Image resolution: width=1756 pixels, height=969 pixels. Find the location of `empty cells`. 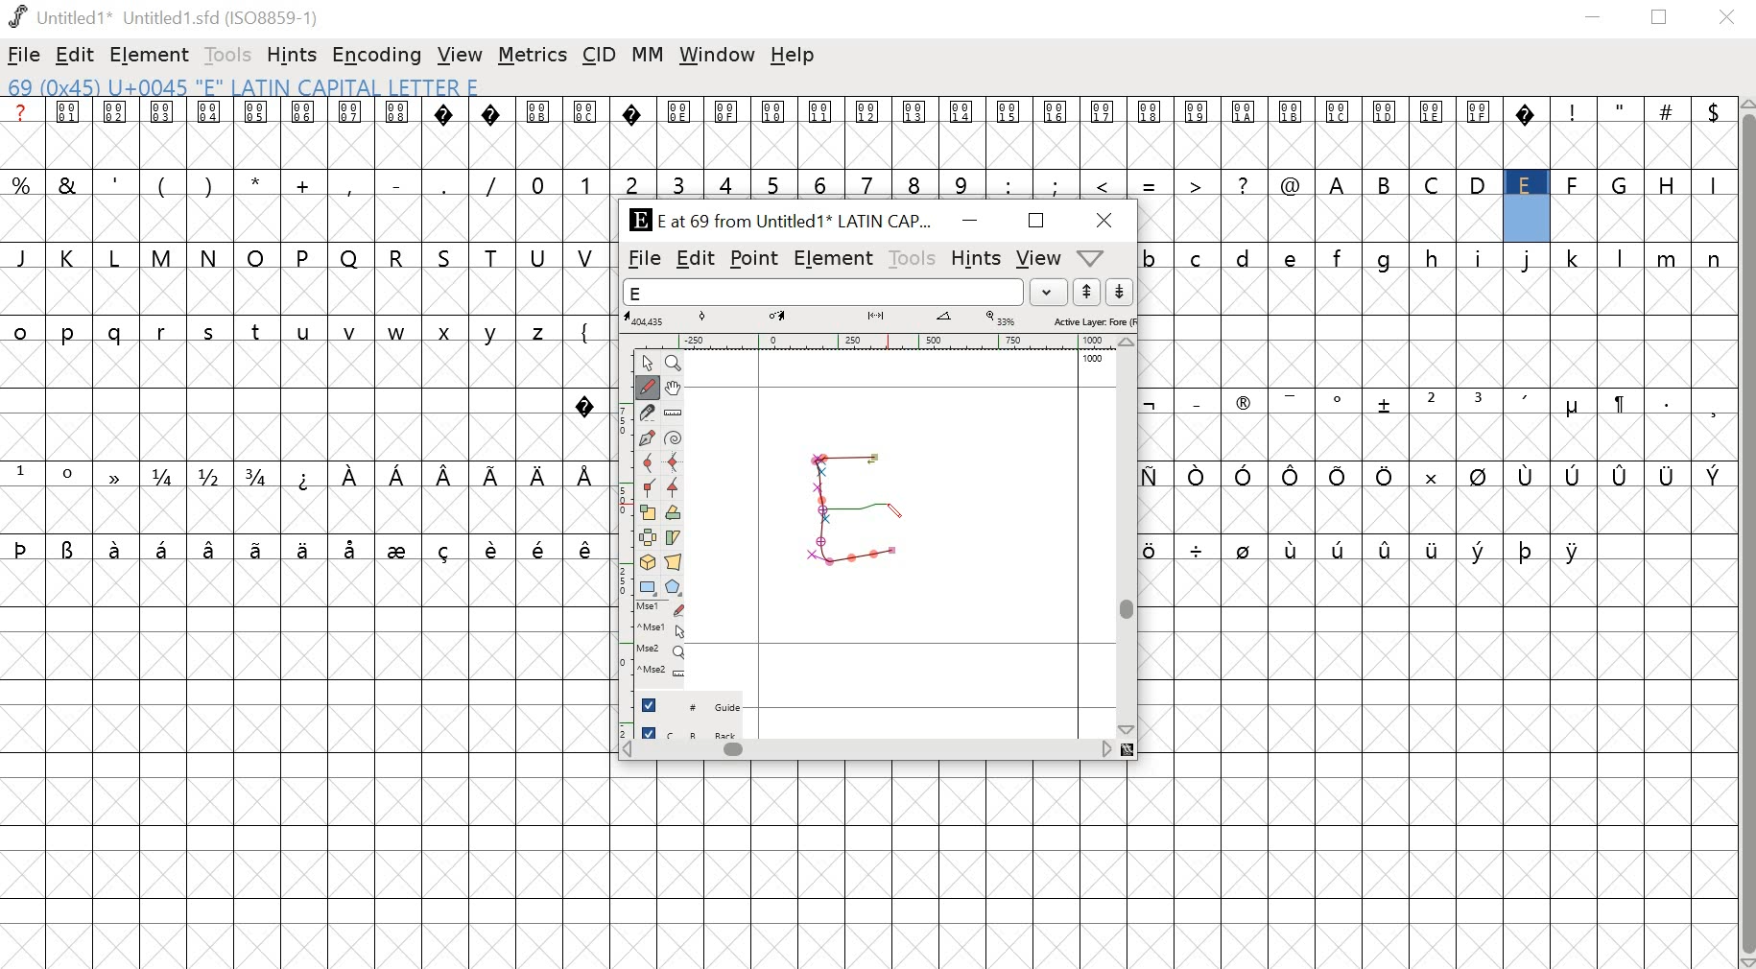

empty cells is located at coordinates (1440, 328).